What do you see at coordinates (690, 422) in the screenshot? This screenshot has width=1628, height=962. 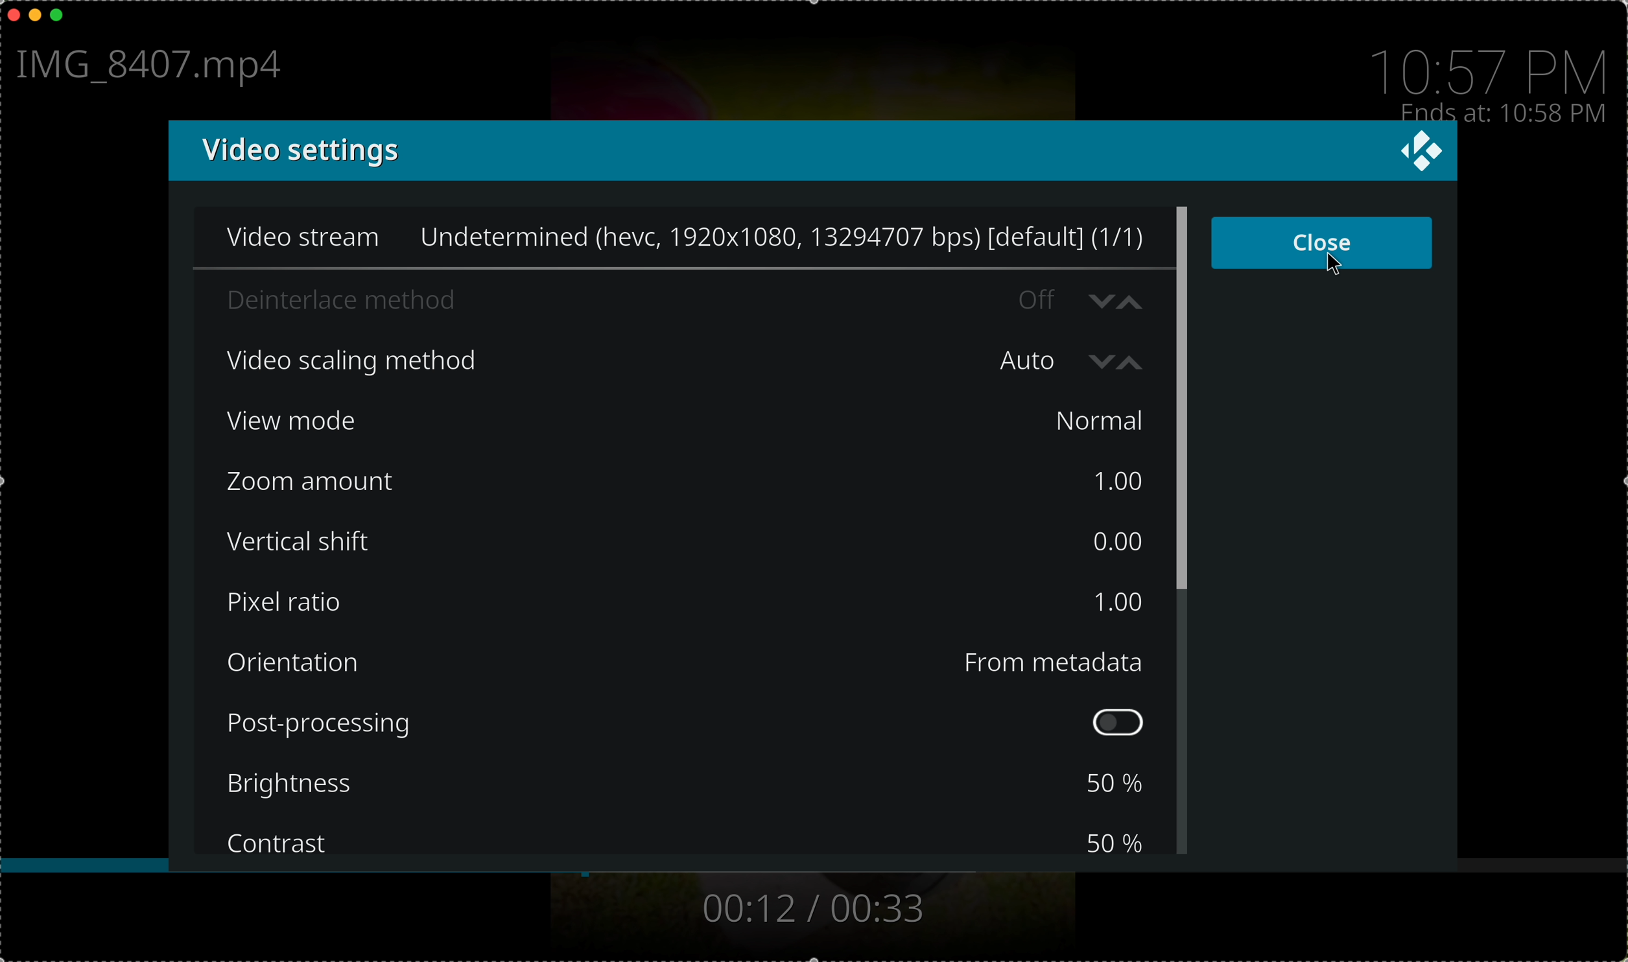 I see `view mode  Normal` at bounding box center [690, 422].